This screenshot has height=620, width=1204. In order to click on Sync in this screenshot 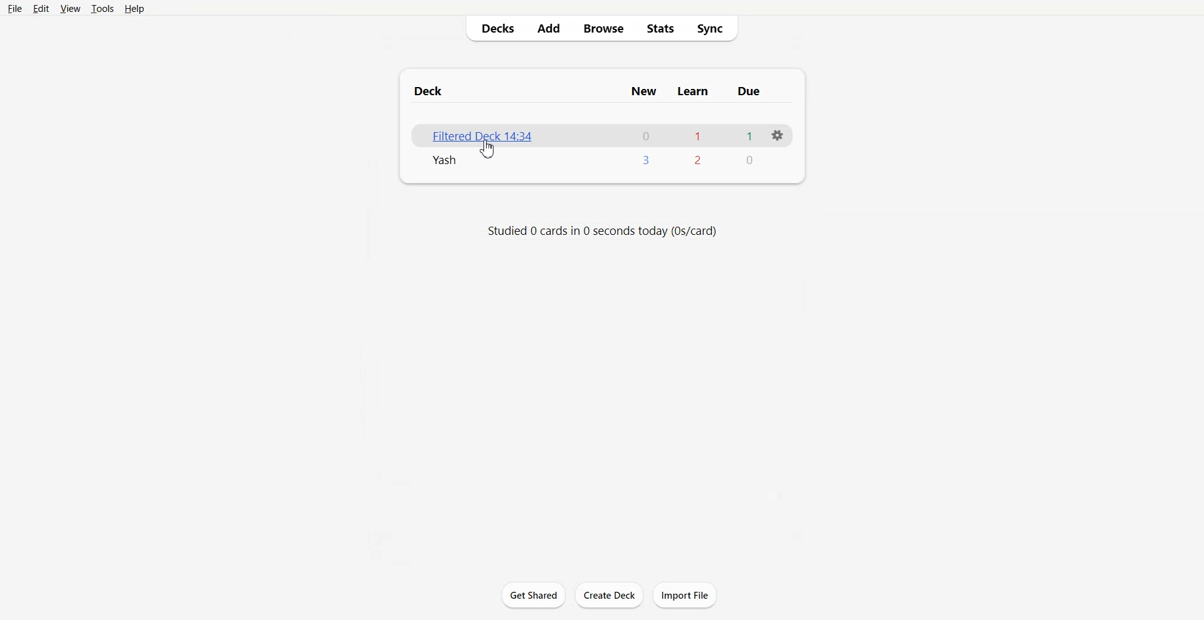, I will do `click(712, 29)`.